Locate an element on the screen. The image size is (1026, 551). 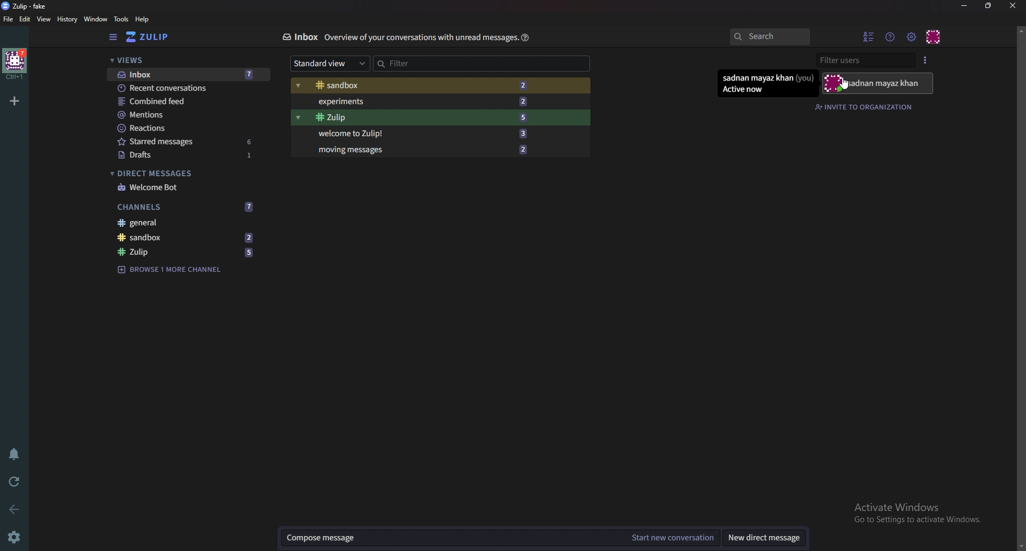
Starred messages is located at coordinates (186, 142).